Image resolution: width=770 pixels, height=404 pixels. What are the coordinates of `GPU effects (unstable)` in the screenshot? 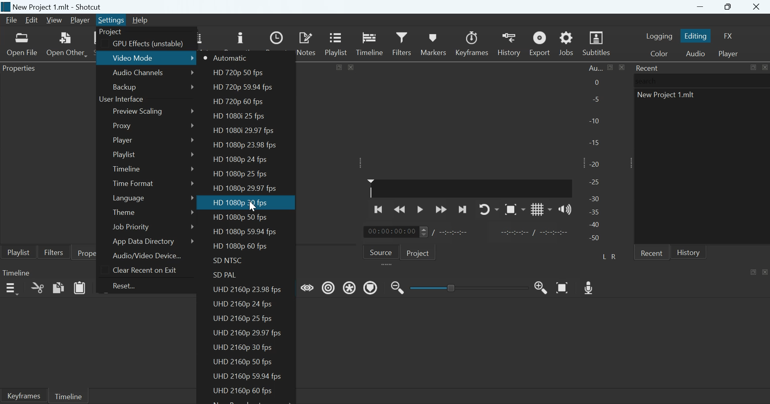 It's located at (148, 44).